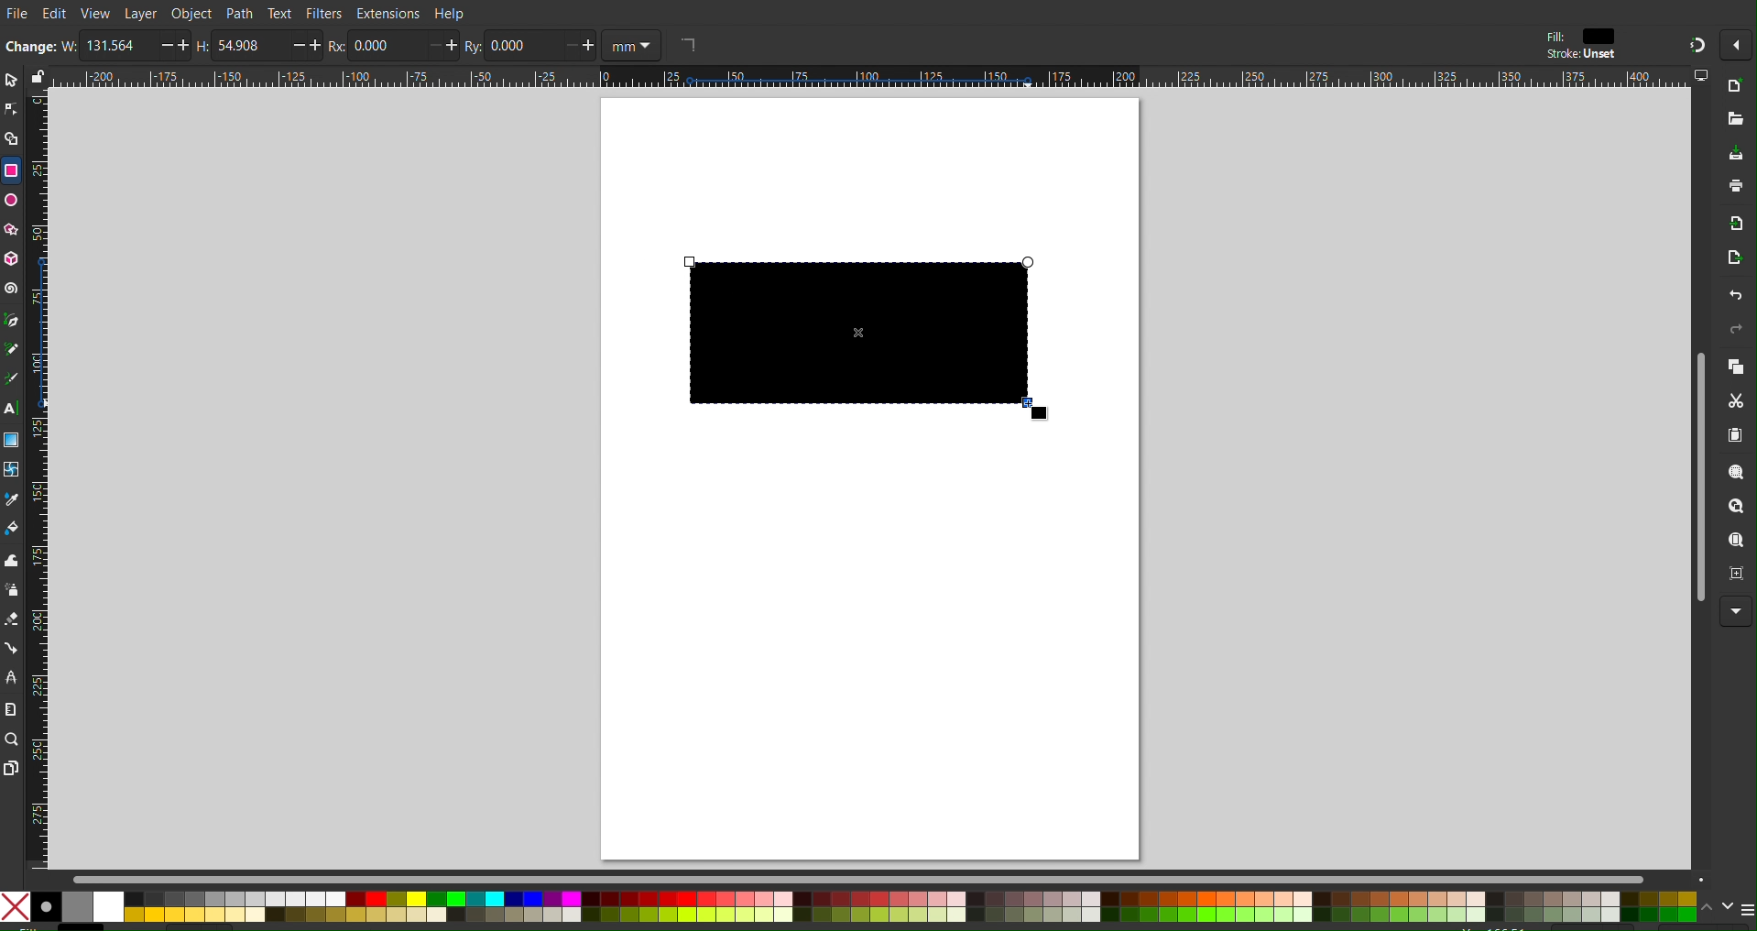 The width and height of the screenshot is (1757, 931). What do you see at coordinates (11, 319) in the screenshot?
I see `Pen Tool` at bounding box center [11, 319].